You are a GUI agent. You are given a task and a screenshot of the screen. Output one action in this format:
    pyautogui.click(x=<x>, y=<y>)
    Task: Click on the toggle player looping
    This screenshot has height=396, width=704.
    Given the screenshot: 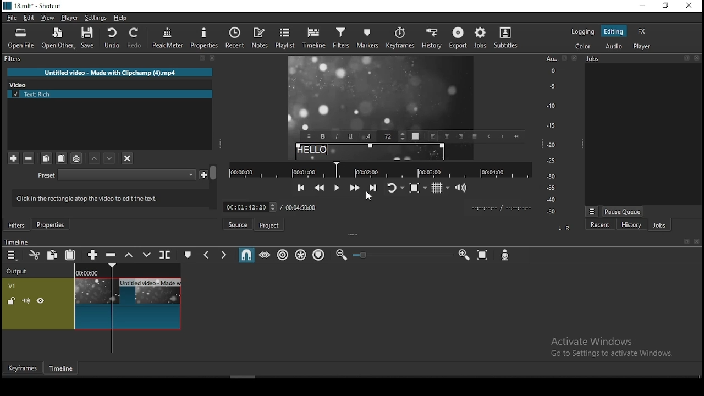 What is the action you would take?
    pyautogui.click(x=397, y=188)
    